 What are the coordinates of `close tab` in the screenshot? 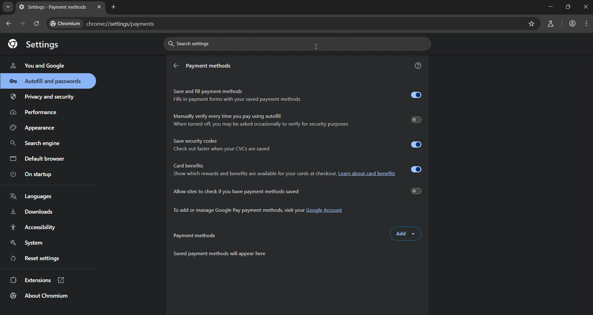 It's located at (100, 7).